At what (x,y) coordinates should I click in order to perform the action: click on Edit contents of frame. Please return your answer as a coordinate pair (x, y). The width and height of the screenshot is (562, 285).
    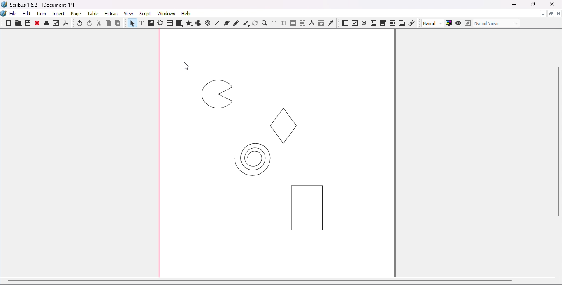
    Looking at the image, I should click on (274, 23).